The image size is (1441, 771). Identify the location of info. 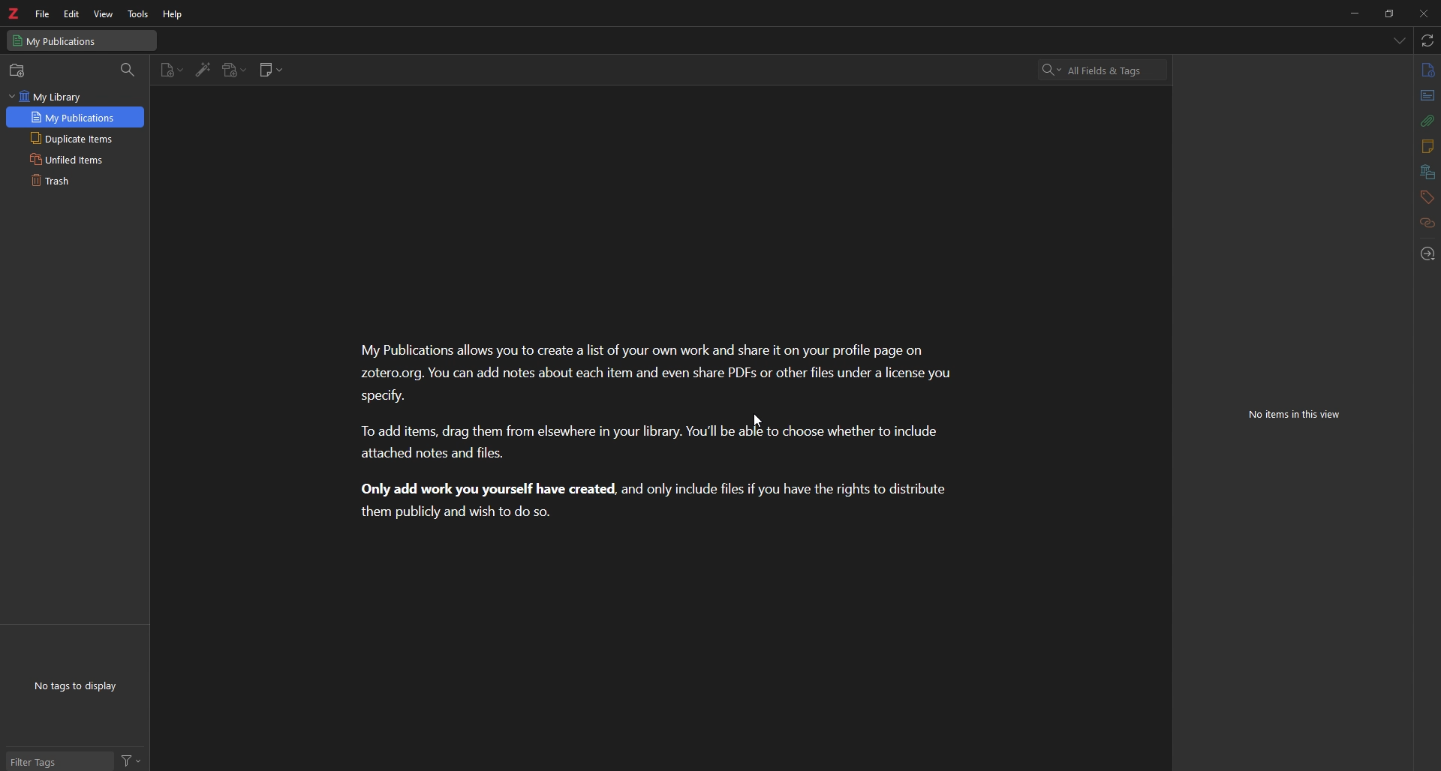
(1425, 71).